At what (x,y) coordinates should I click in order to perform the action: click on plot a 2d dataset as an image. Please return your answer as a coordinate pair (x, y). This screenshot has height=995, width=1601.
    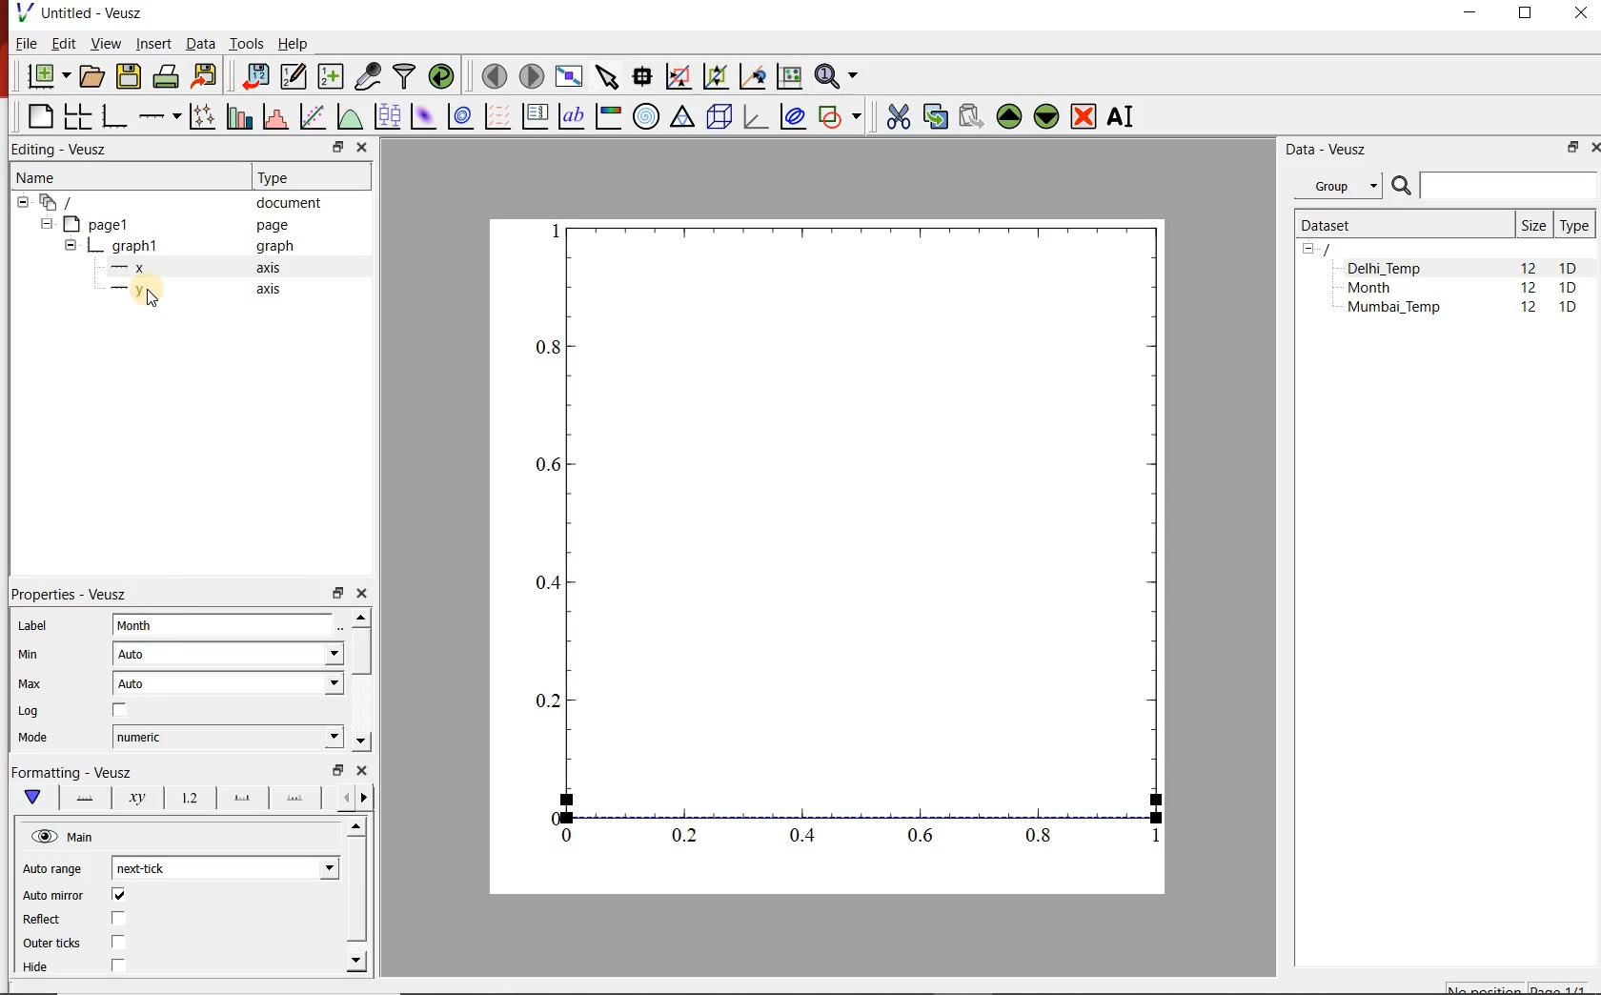
    Looking at the image, I should click on (425, 116).